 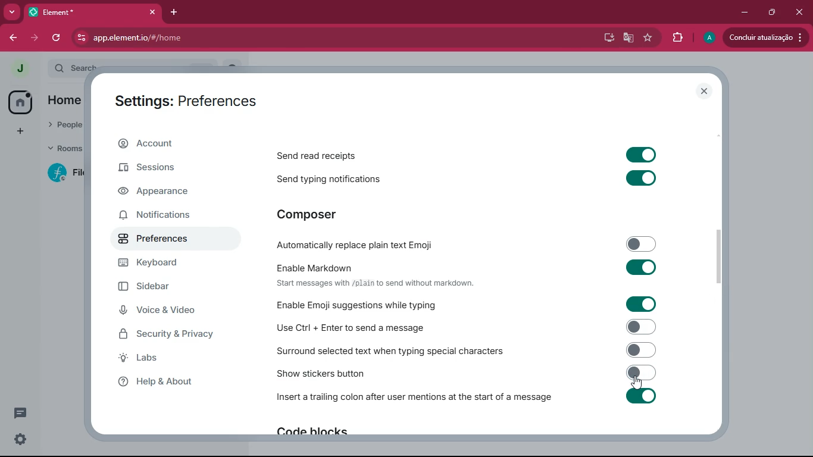 I want to click on Code blocks, so click(x=312, y=434).